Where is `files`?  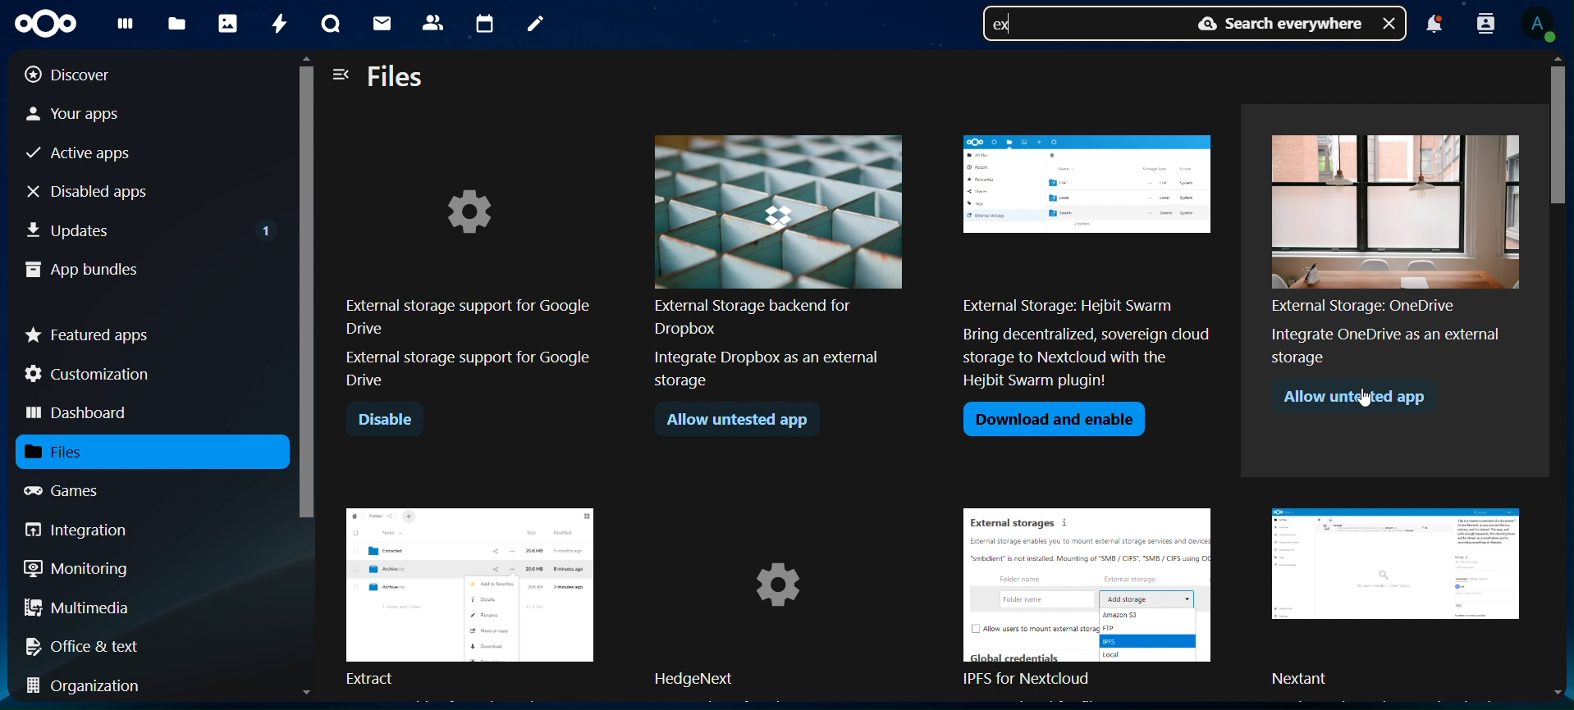
files is located at coordinates (180, 23).